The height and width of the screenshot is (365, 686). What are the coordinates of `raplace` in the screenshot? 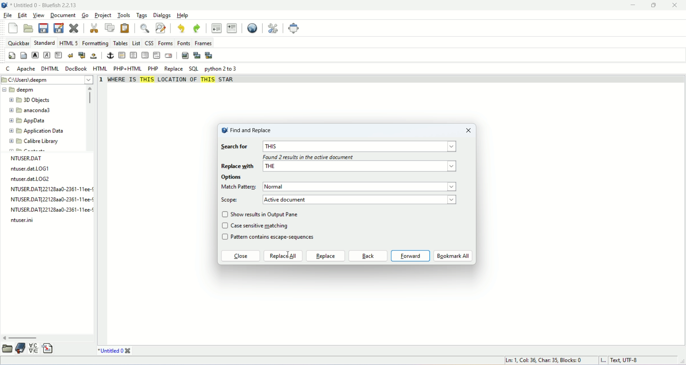 It's located at (325, 256).